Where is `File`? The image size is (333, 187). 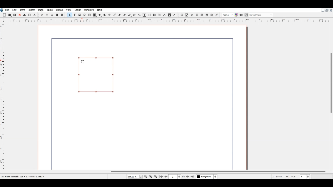
File is located at coordinates (8, 10).